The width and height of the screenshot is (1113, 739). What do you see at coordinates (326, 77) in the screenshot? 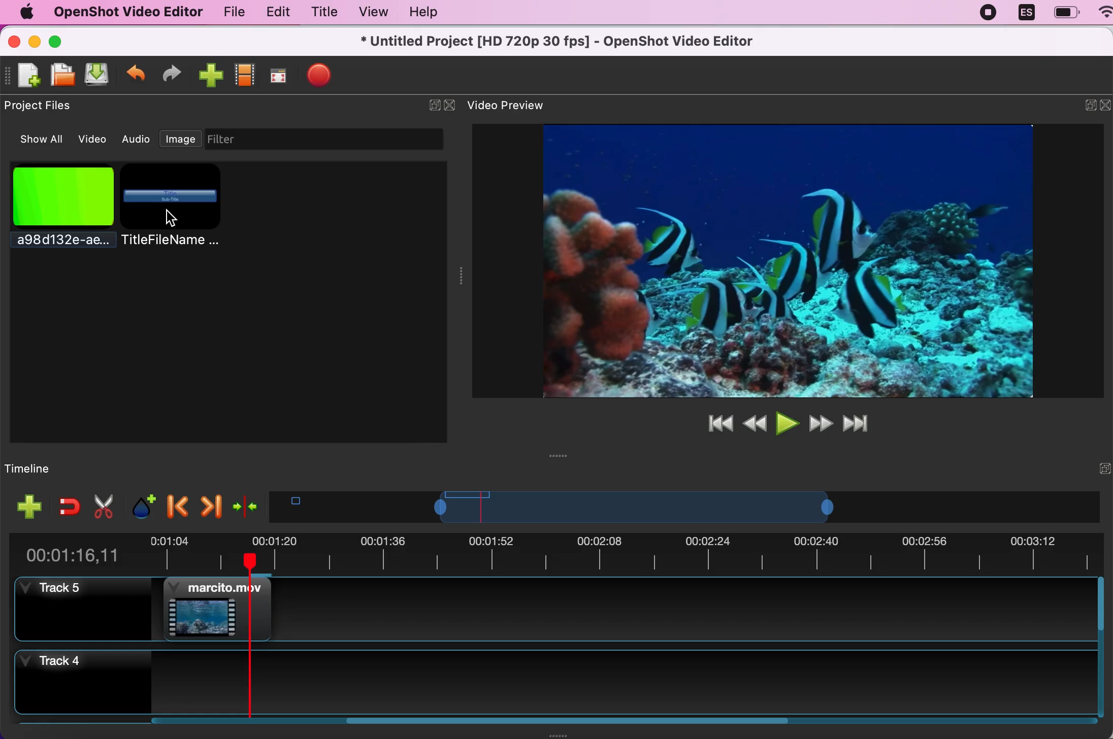
I see `export file` at bounding box center [326, 77].